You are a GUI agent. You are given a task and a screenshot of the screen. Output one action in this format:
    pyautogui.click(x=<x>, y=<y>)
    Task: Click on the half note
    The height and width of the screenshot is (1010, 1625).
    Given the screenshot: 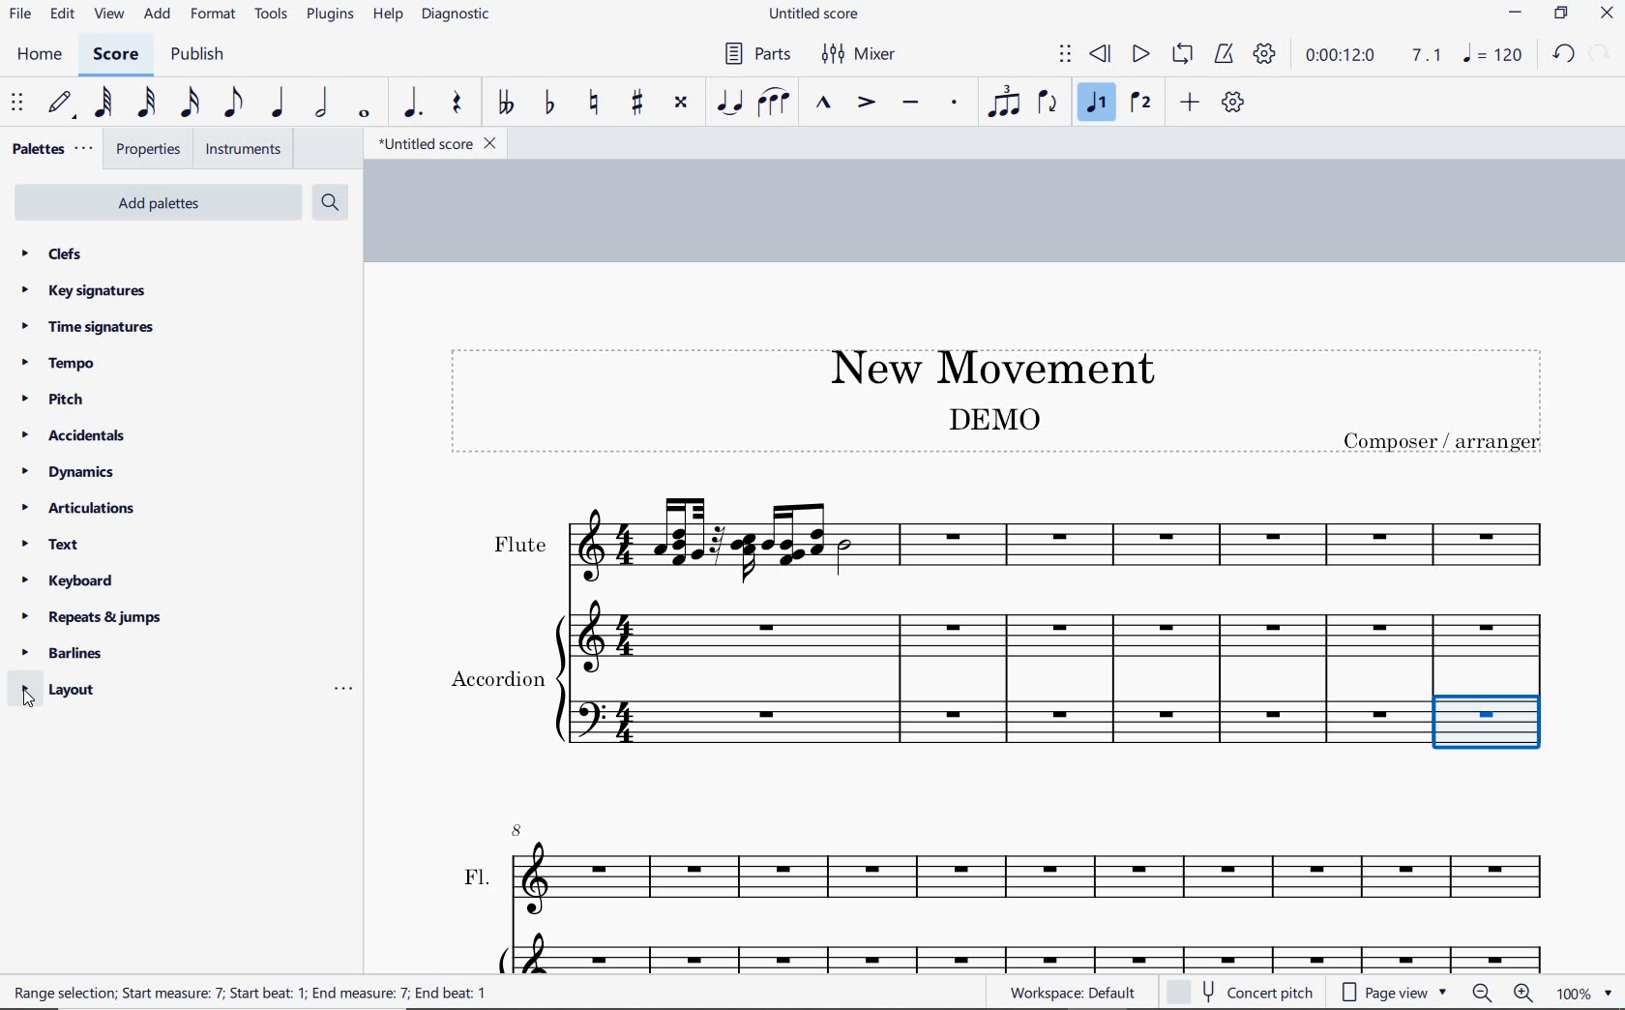 What is the action you would take?
    pyautogui.click(x=321, y=104)
    